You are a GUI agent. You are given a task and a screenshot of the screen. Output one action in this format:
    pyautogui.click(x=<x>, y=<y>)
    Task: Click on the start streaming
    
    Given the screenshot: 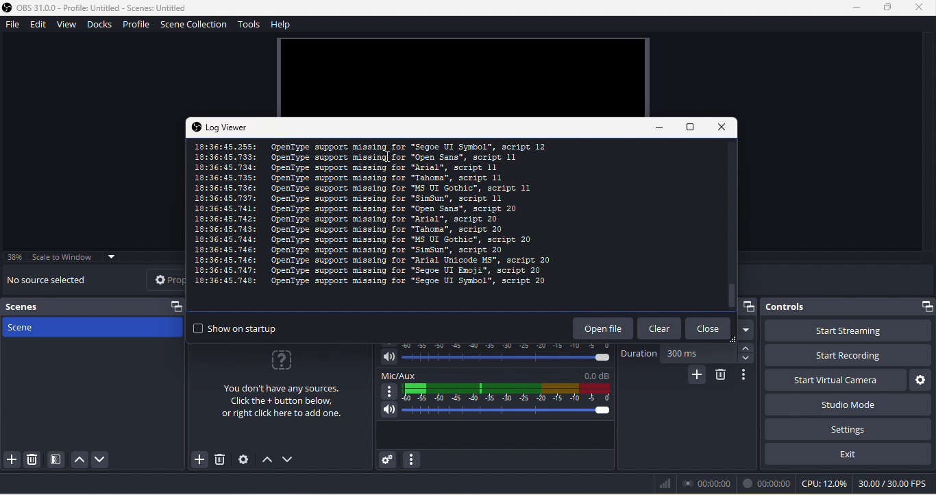 What is the action you would take?
    pyautogui.click(x=849, y=330)
    